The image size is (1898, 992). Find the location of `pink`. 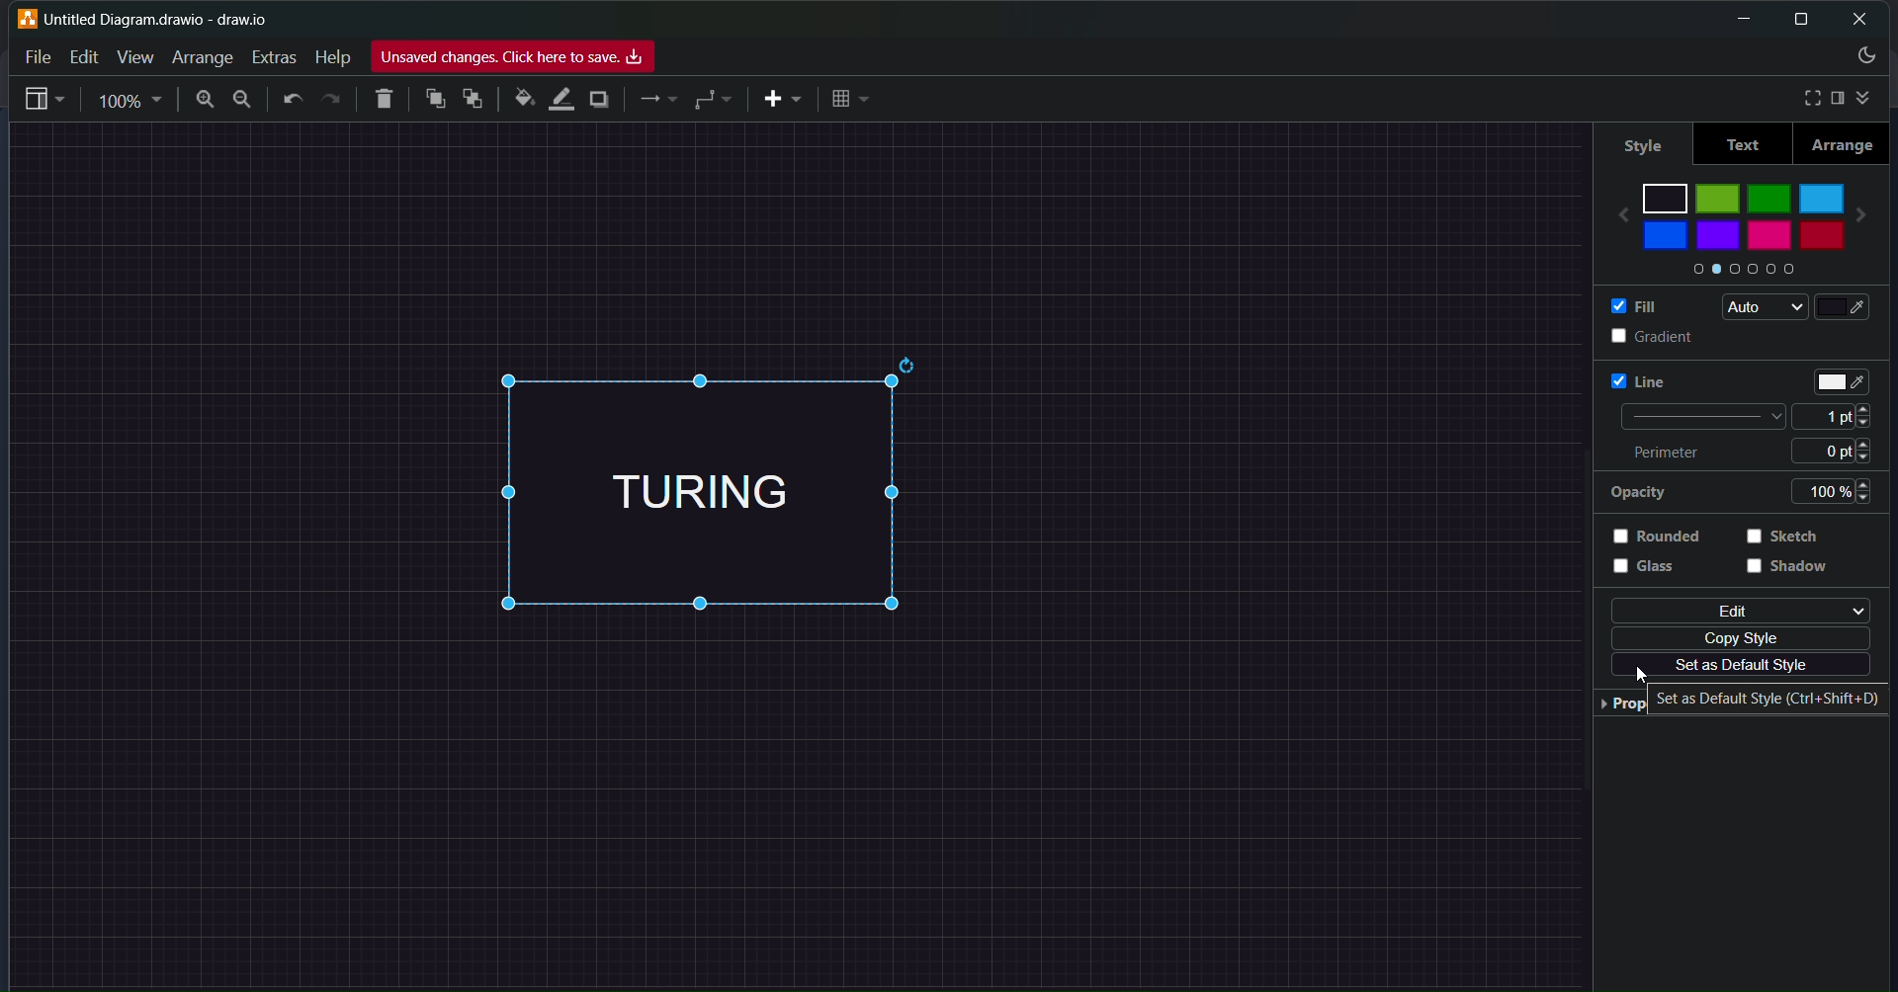

pink is located at coordinates (1769, 241).